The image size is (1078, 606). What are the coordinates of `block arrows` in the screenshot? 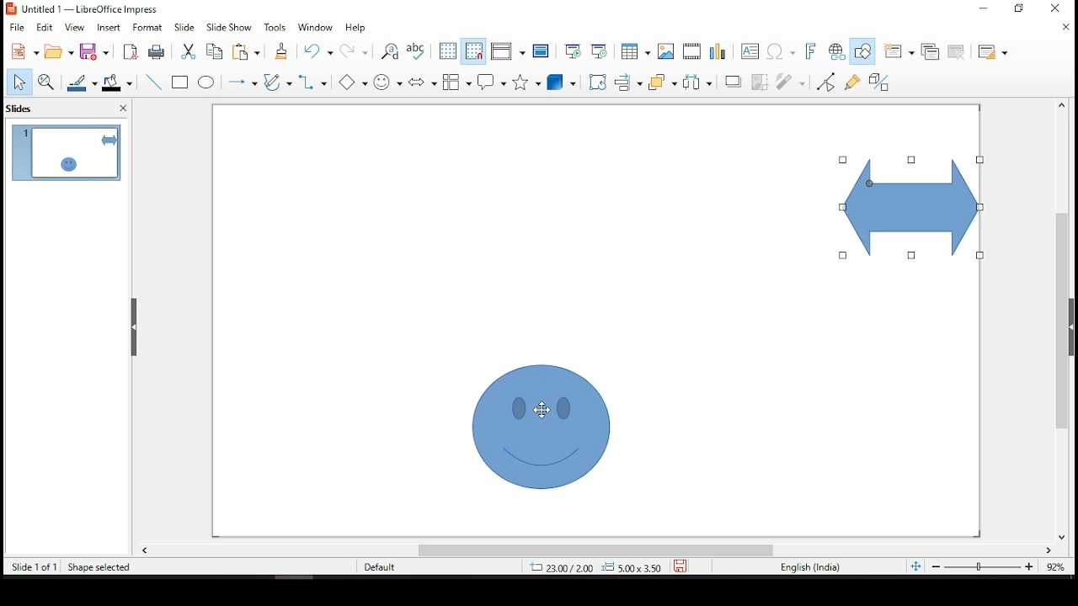 It's located at (421, 79).